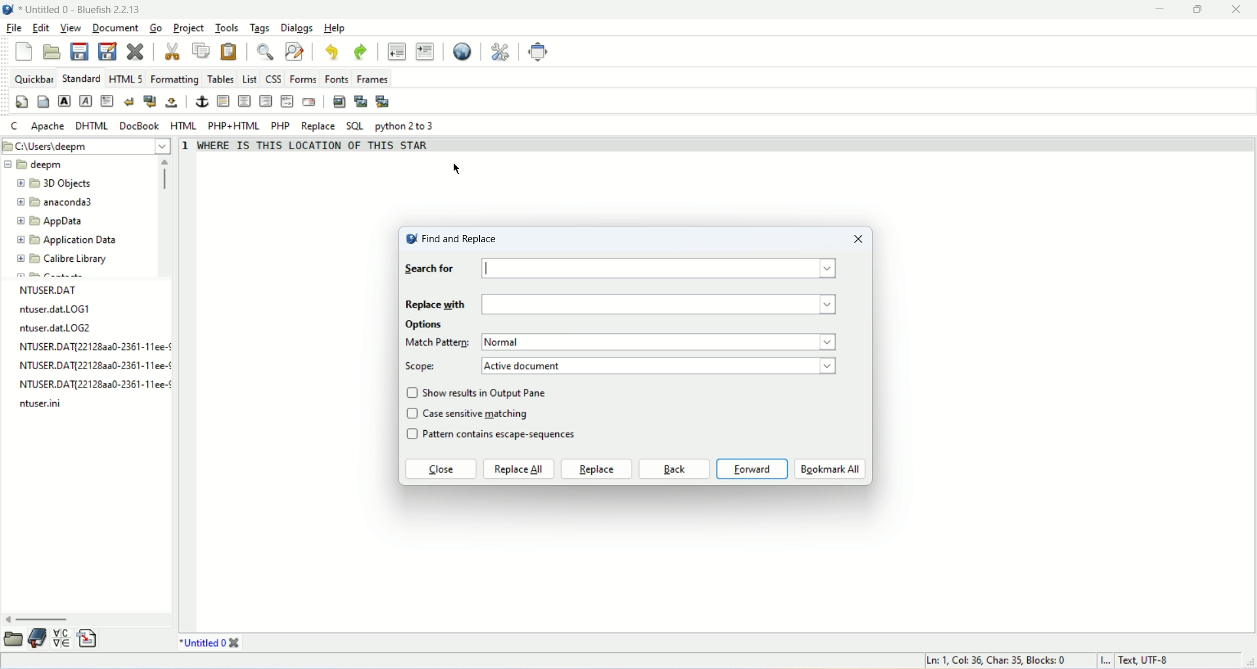  What do you see at coordinates (86, 639) in the screenshot?
I see `snippet` at bounding box center [86, 639].